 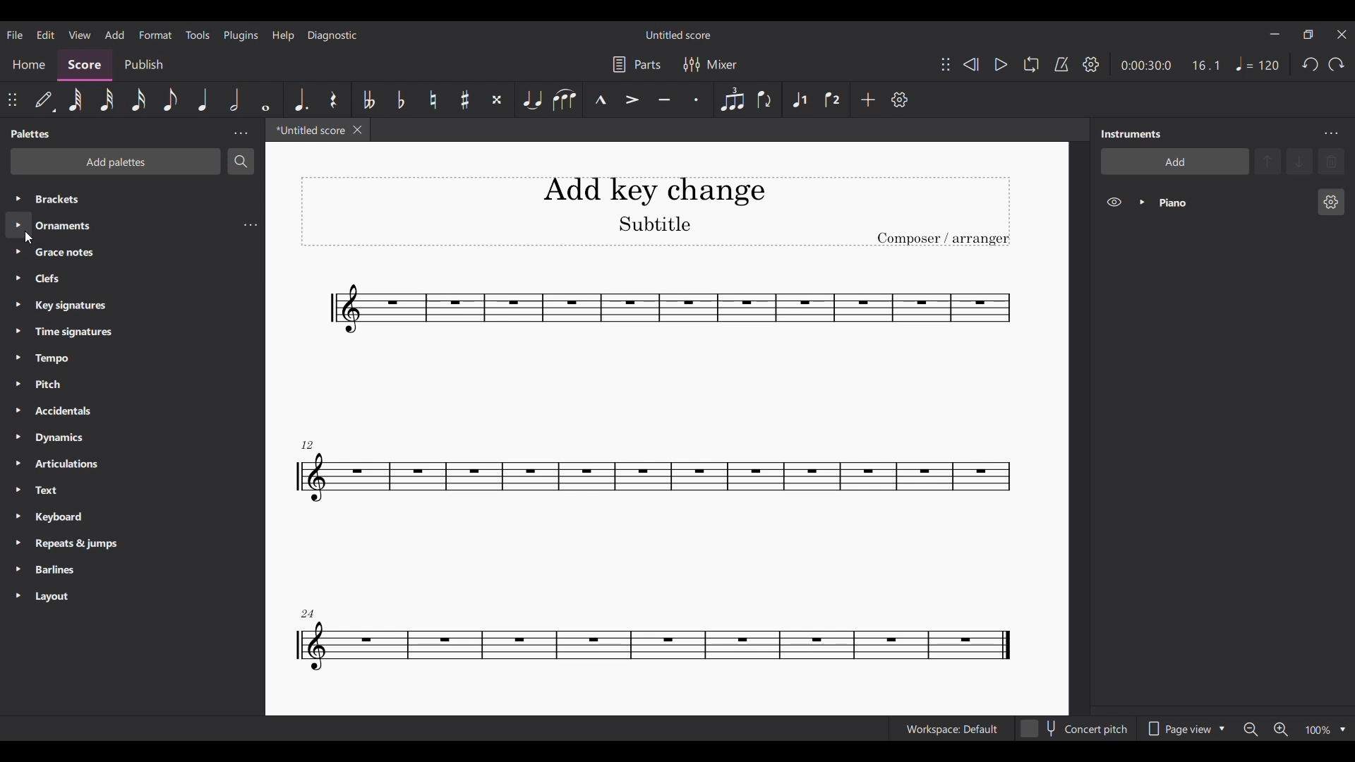 What do you see at coordinates (1000, 65) in the screenshot?
I see `Play` at bounding box center [1000, 65].